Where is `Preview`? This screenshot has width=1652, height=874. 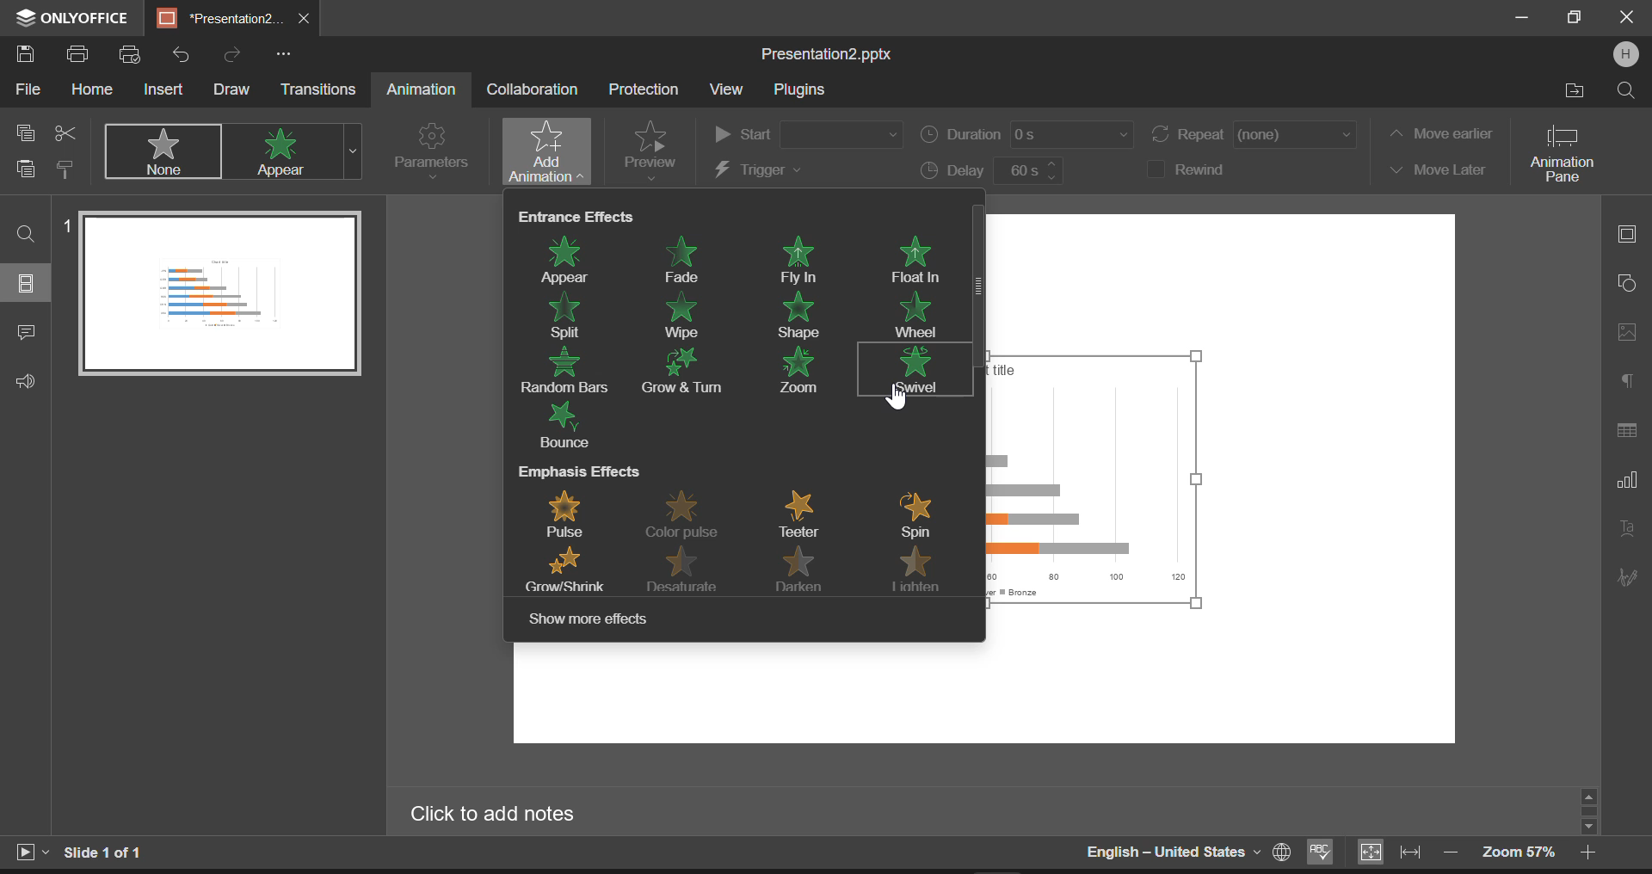
Preview is located at coordinates (650, 149).